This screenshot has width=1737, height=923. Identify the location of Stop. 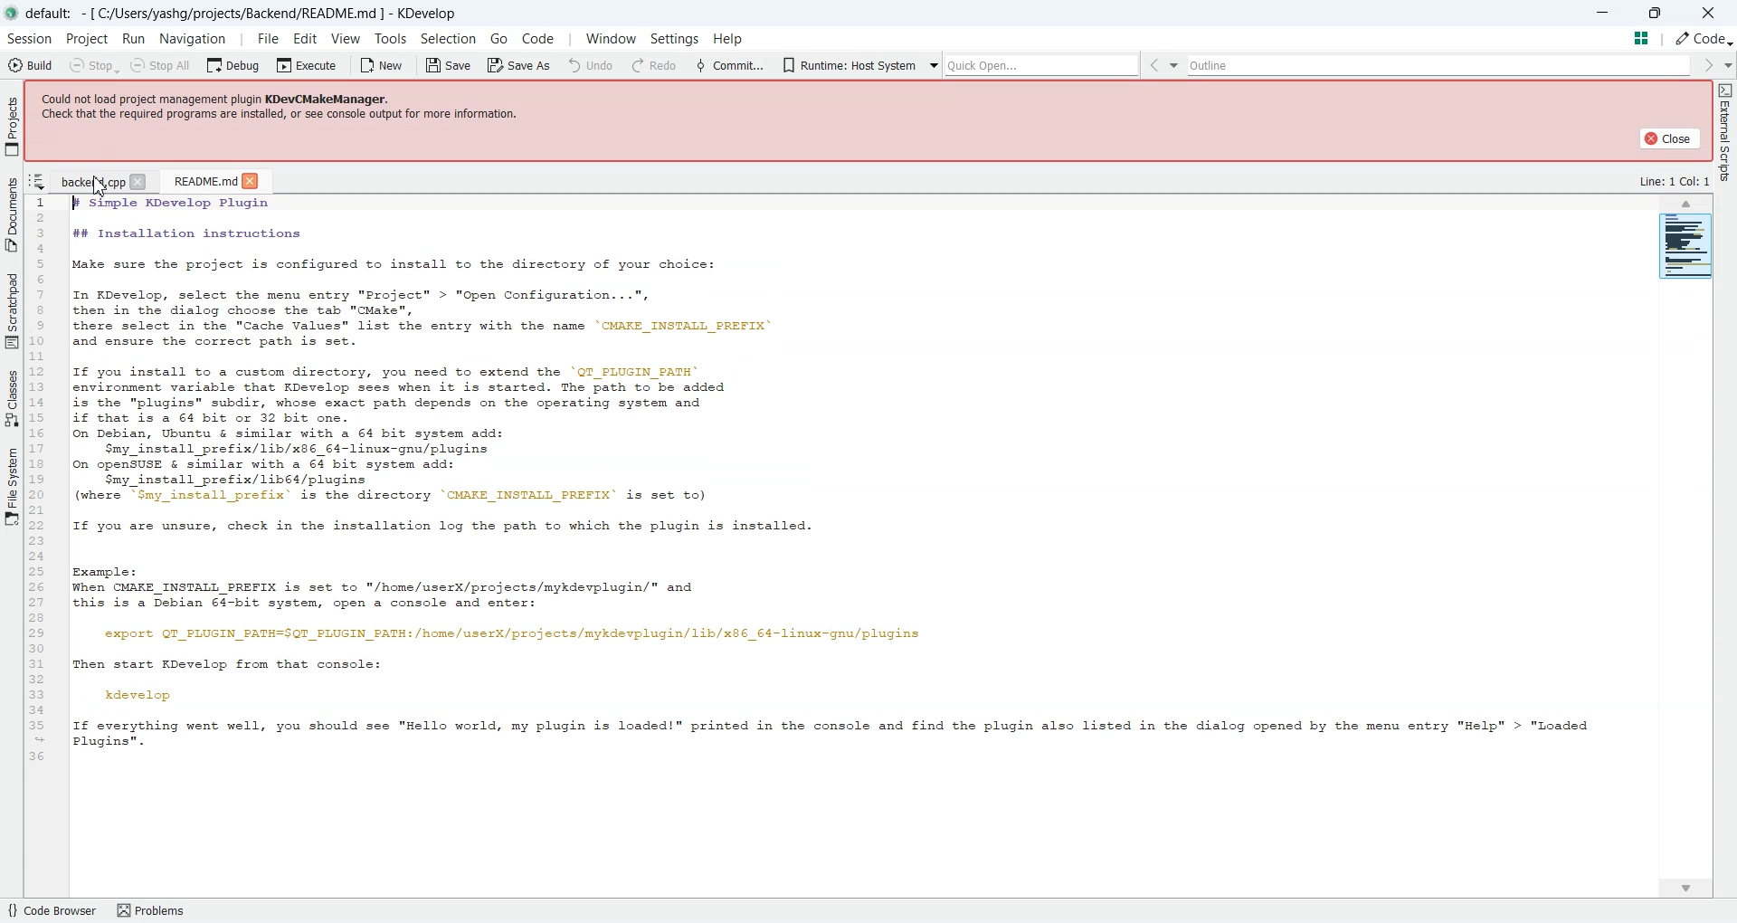
(94, 65).